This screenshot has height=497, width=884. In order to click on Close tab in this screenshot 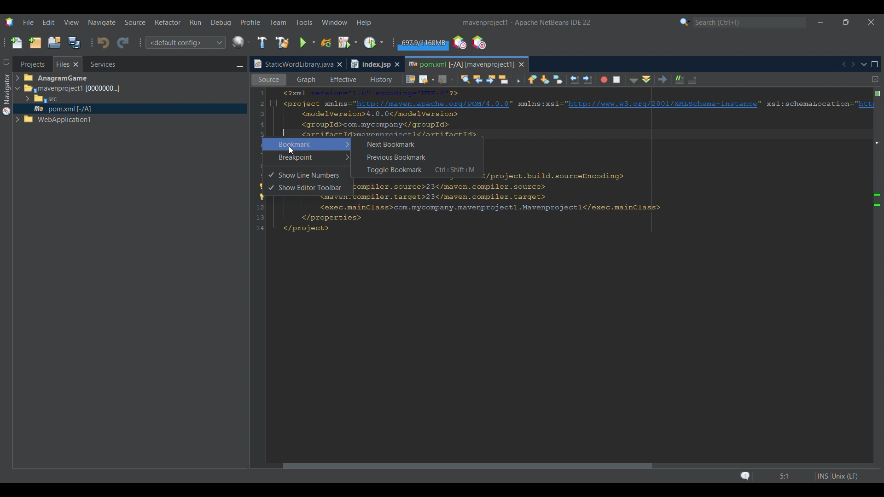, I will do `click(522, 64)`.